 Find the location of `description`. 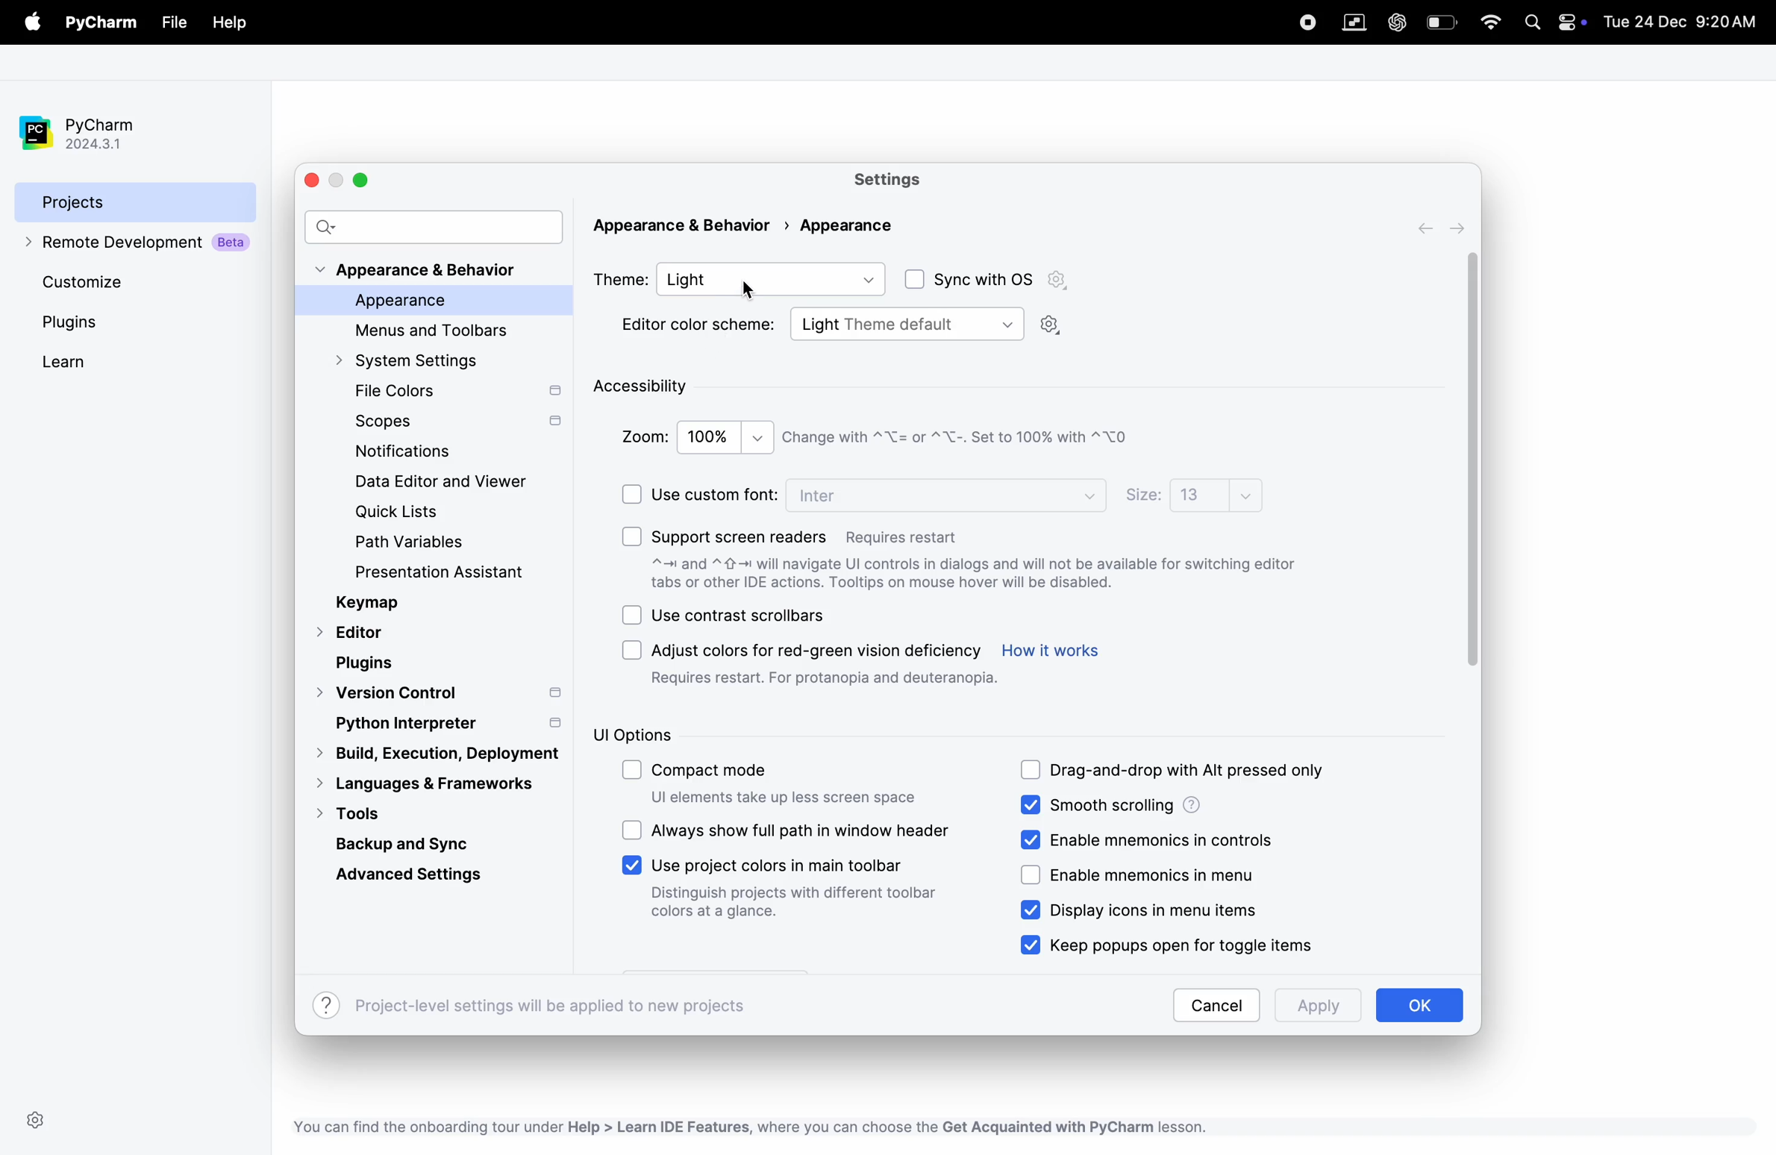

description is located at coordinates (976, 576).